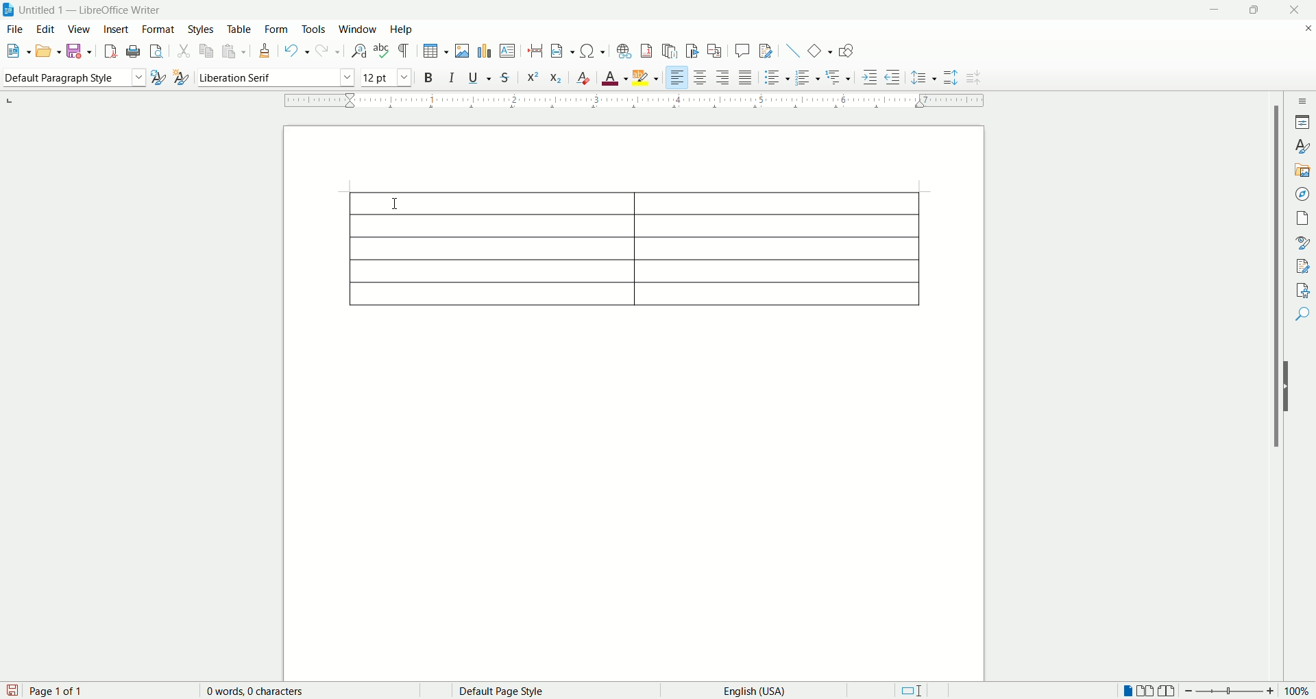 Image resolution: width=1316 pixels, height=699 pixels. I want to click on clone formatting, so click(265, 49).